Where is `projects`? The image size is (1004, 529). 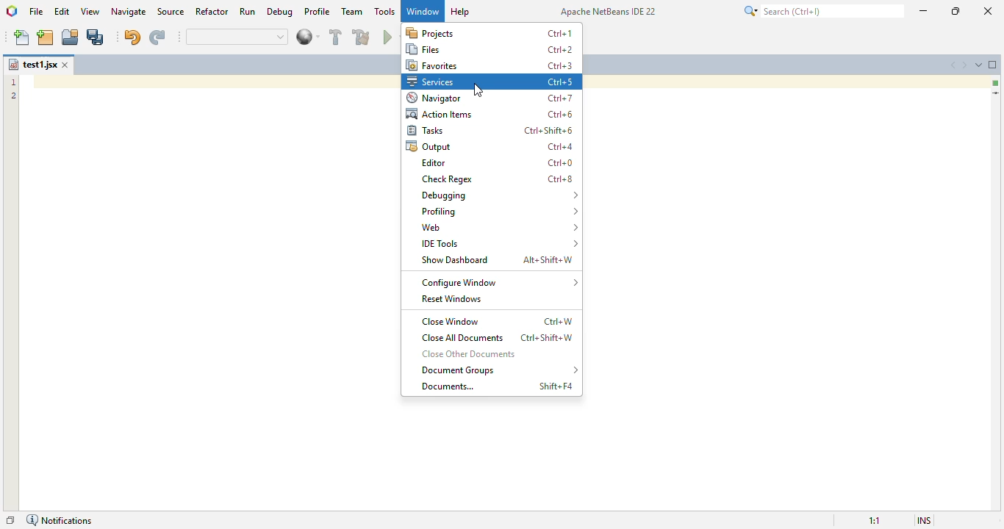
projects is located at coordinates (431, 33).